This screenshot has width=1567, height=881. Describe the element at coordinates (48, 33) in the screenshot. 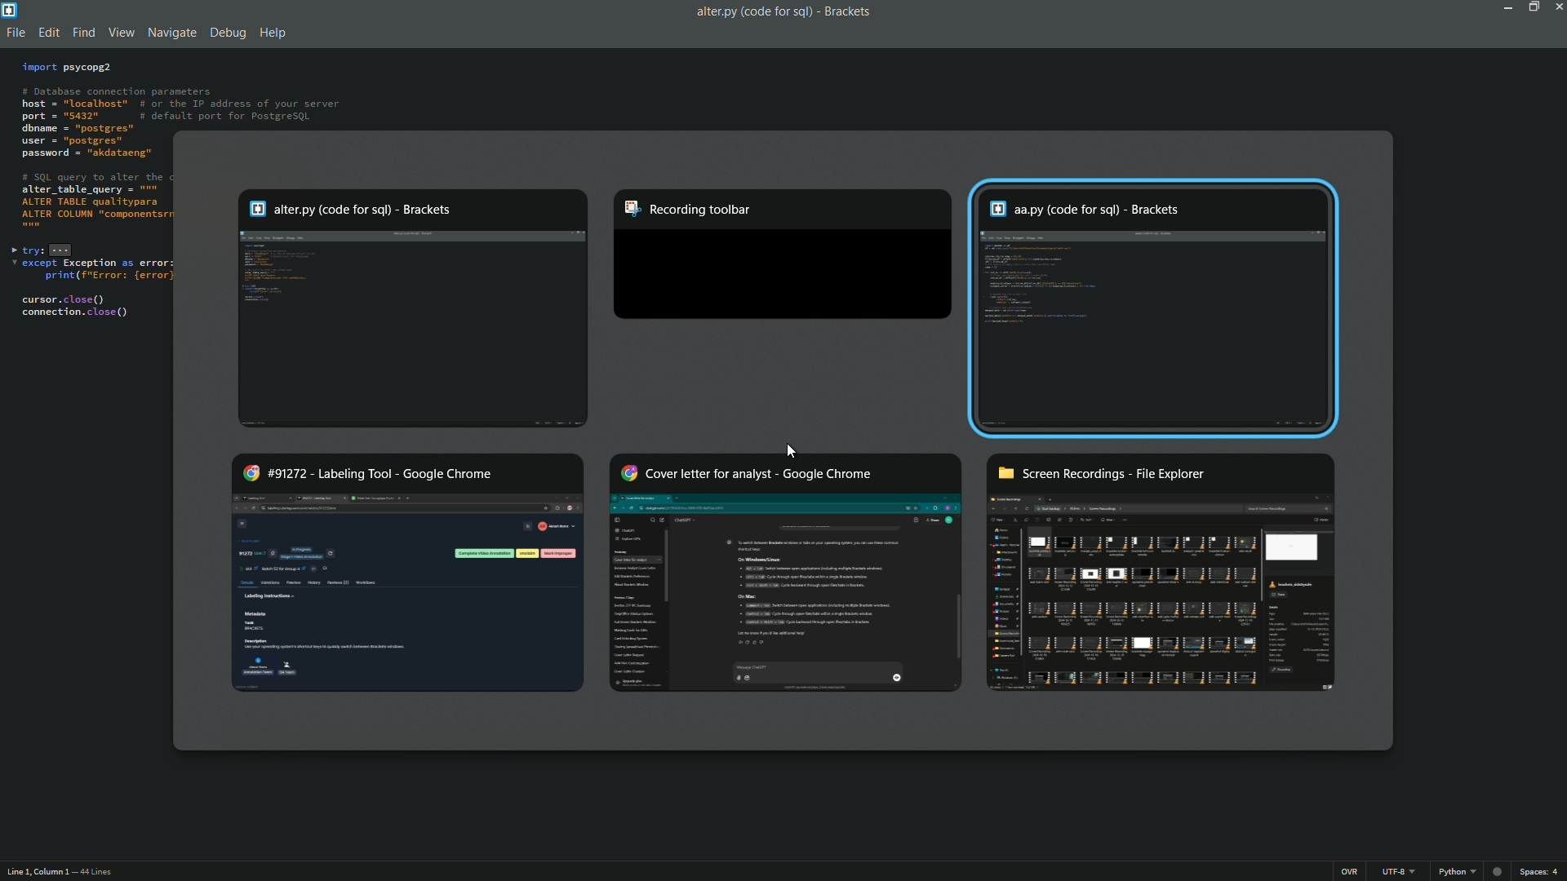

I see `edit menu` at that location.